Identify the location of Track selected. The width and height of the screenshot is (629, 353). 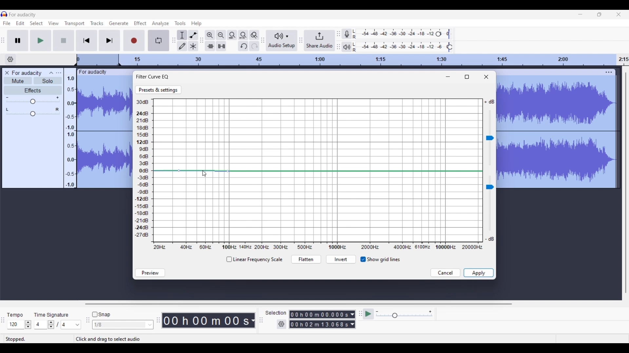
(557, 133).